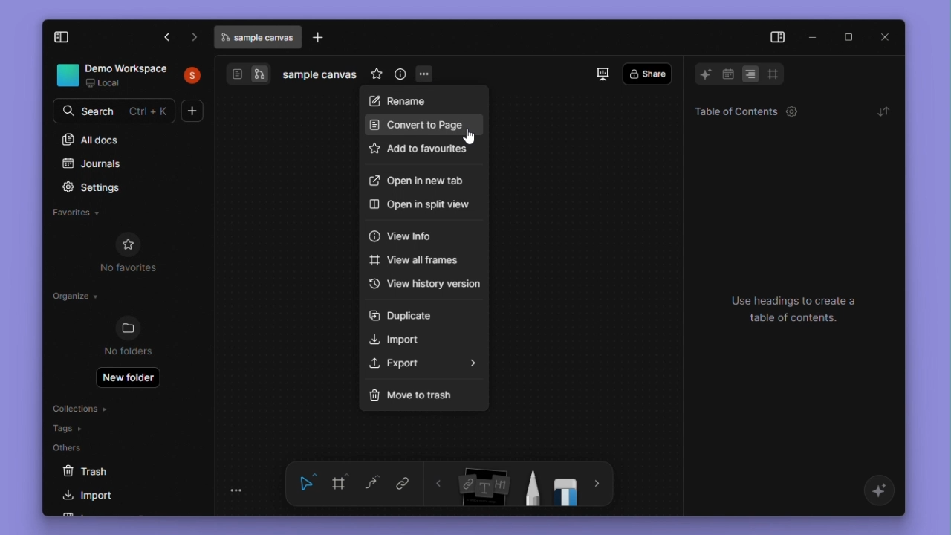  Describe the element at coordinates (751, 74) in the screenshot. I see `list` at that location.